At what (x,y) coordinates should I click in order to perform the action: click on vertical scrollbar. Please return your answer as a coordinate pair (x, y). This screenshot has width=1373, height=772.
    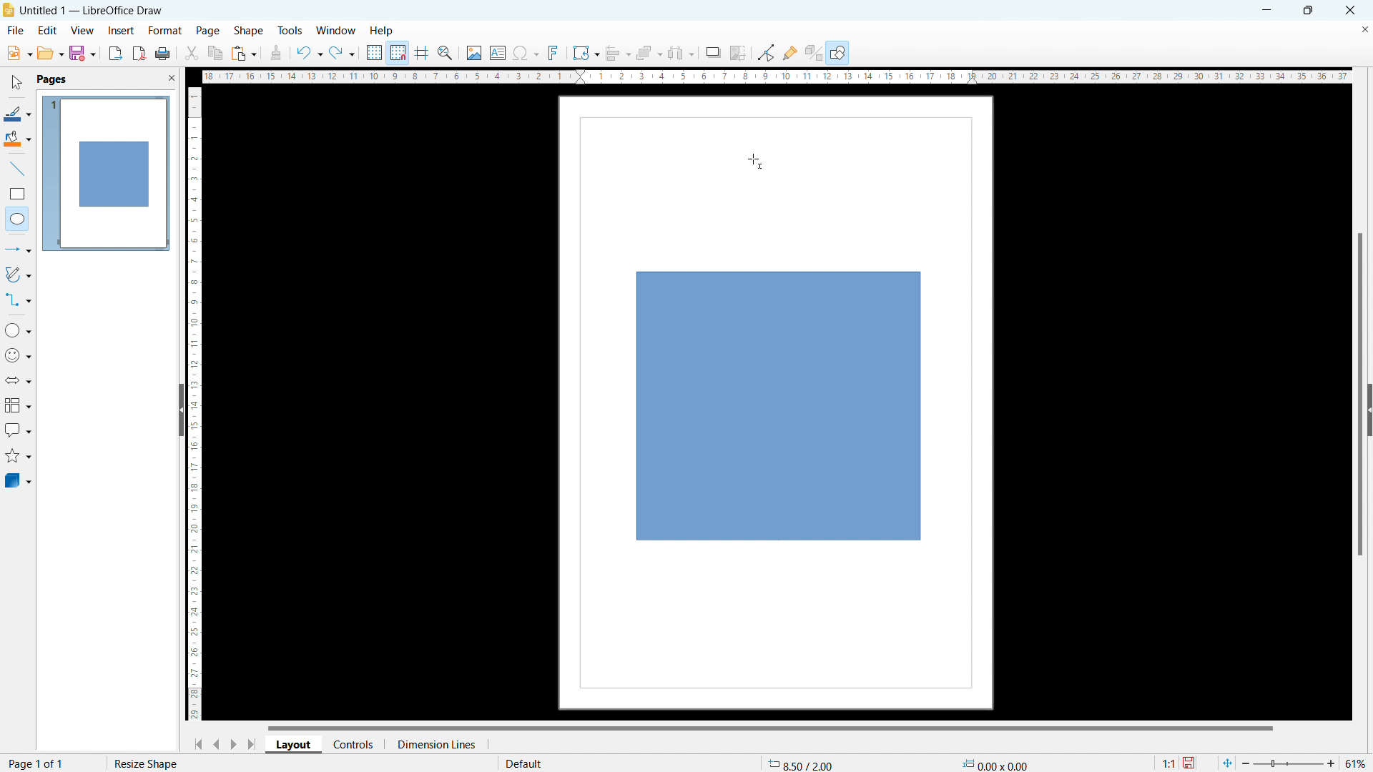
    Looking at the image, I should click on (1361, 396).